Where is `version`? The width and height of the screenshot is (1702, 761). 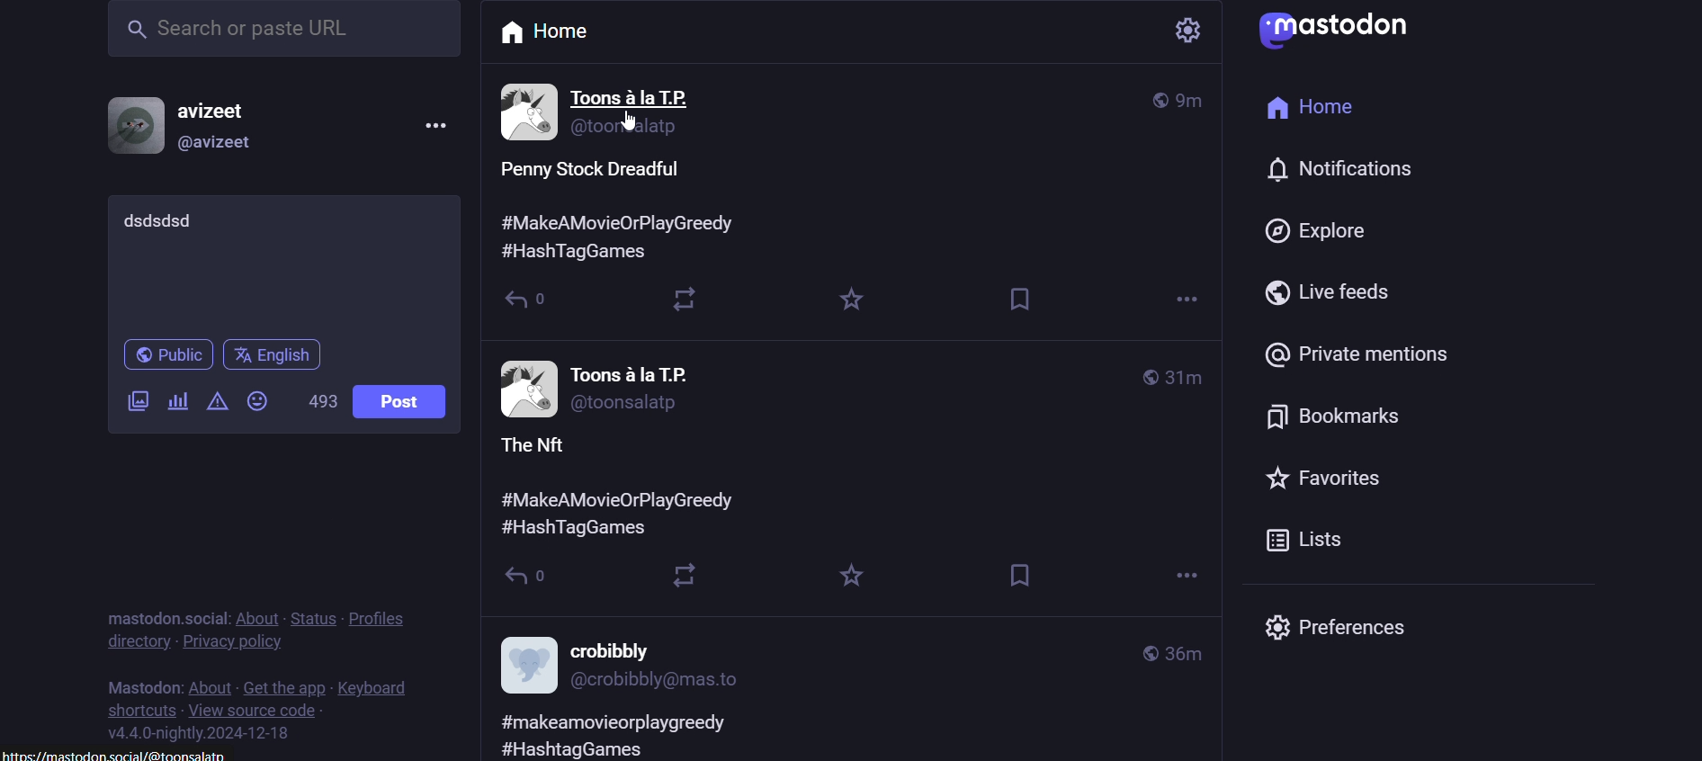
version is located at coordinates (208, 734).